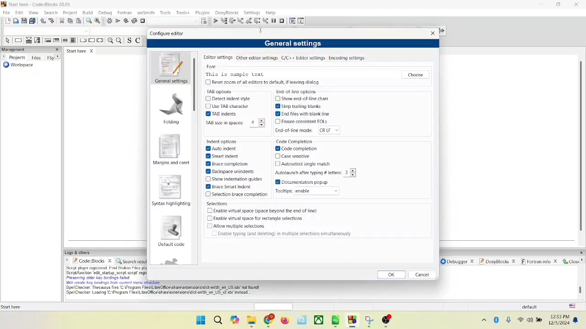 This screenshot has height=329, width=586. What do you see at coordinates (274, 20) in the screenshot?
I see `break debugger` at bounding box center [274, 20].